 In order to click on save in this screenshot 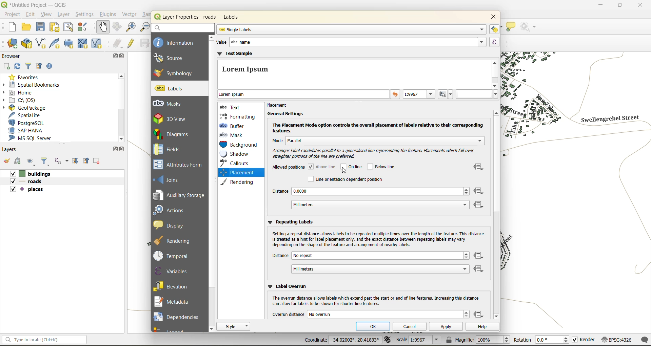, I will do `click(41, 27)`.